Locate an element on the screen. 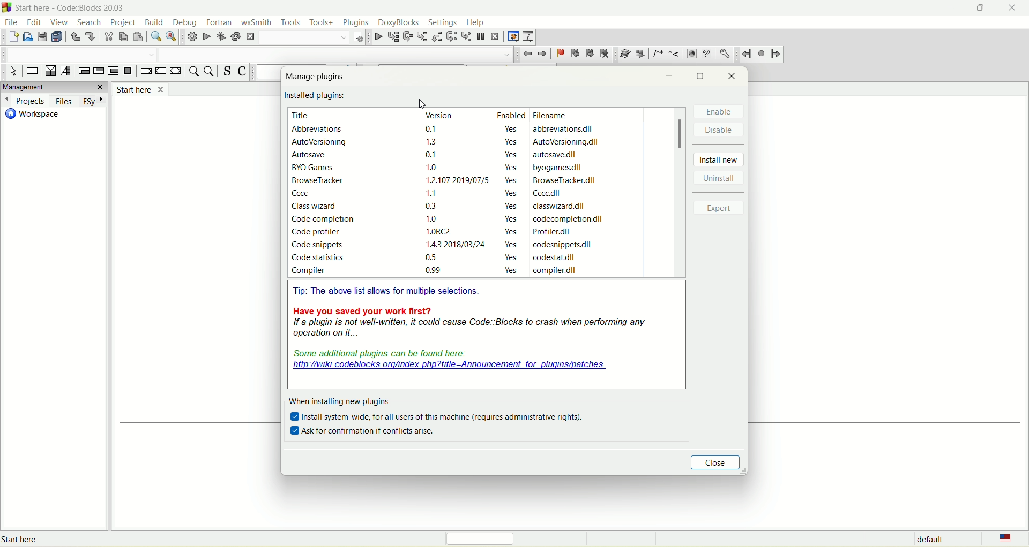 This screenshot has width=1029, height=547. zoom out is located at coordinates (209, 72).